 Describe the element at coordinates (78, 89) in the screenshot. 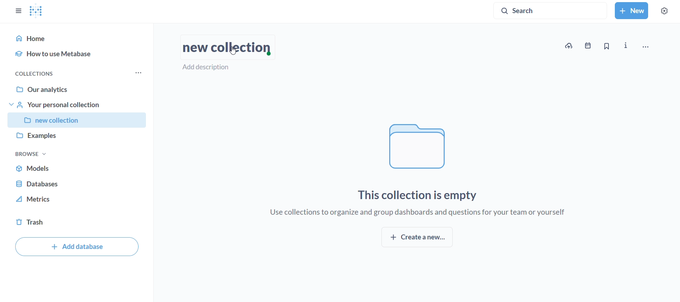

I see `our analytics` at that location.